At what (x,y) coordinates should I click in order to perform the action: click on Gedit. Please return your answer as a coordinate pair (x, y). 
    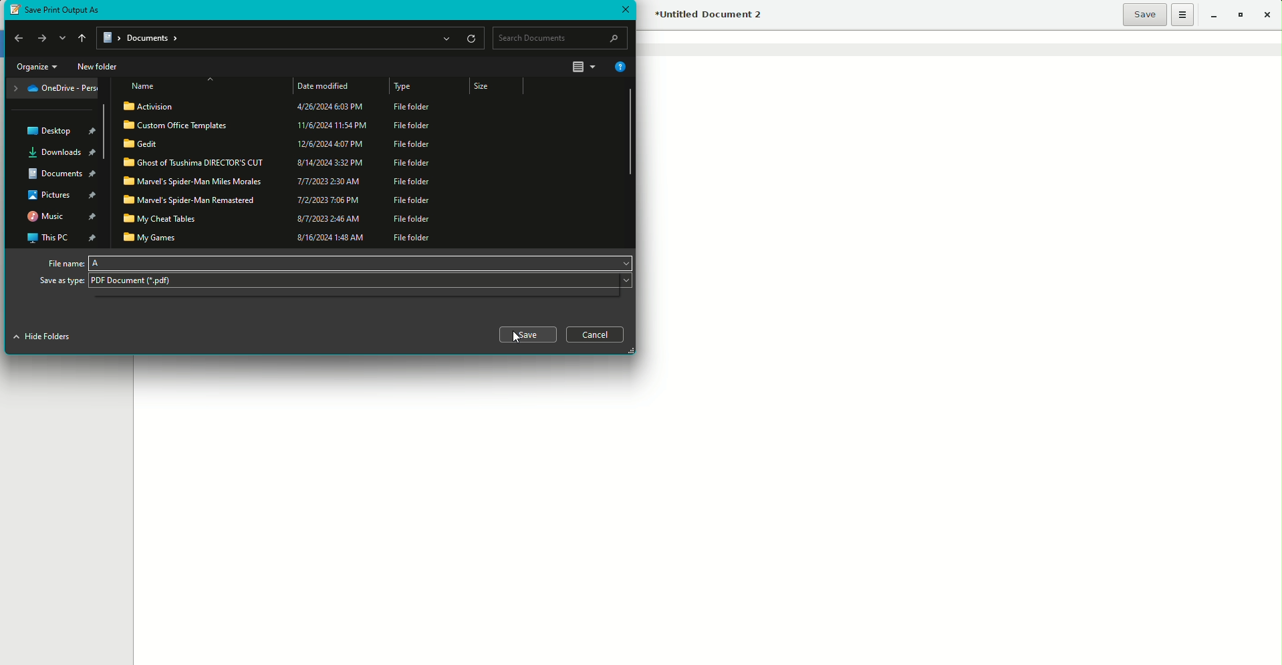
    Looking at the image, I should click on (279, 144).